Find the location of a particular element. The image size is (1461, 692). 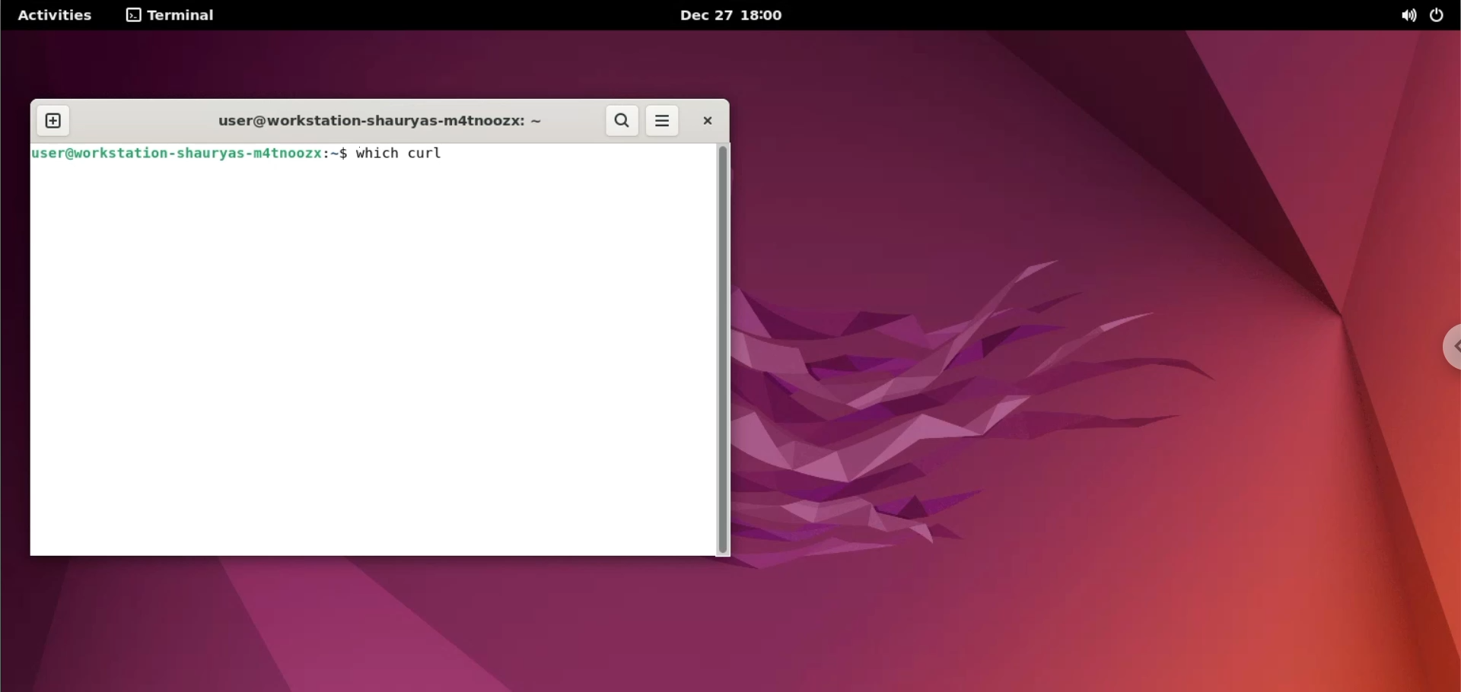

Activities is located at coordinates (56, 15).